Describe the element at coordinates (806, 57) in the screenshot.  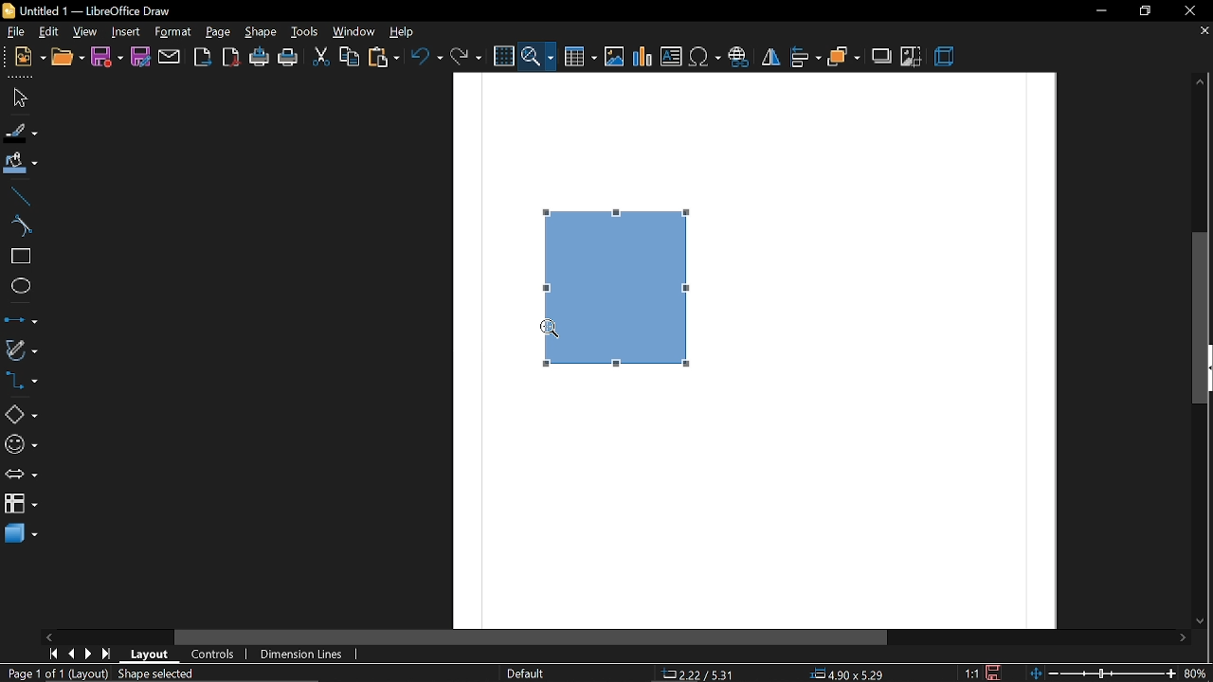
I see `align` at that location.